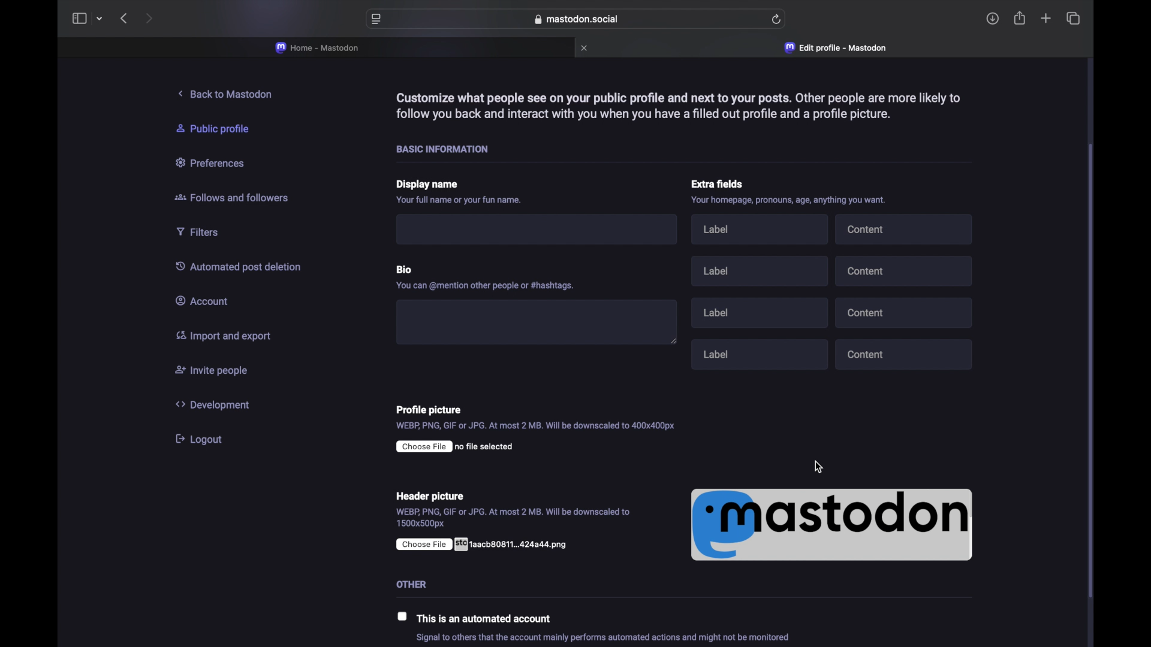  I want to click on info, so click(677, 105).